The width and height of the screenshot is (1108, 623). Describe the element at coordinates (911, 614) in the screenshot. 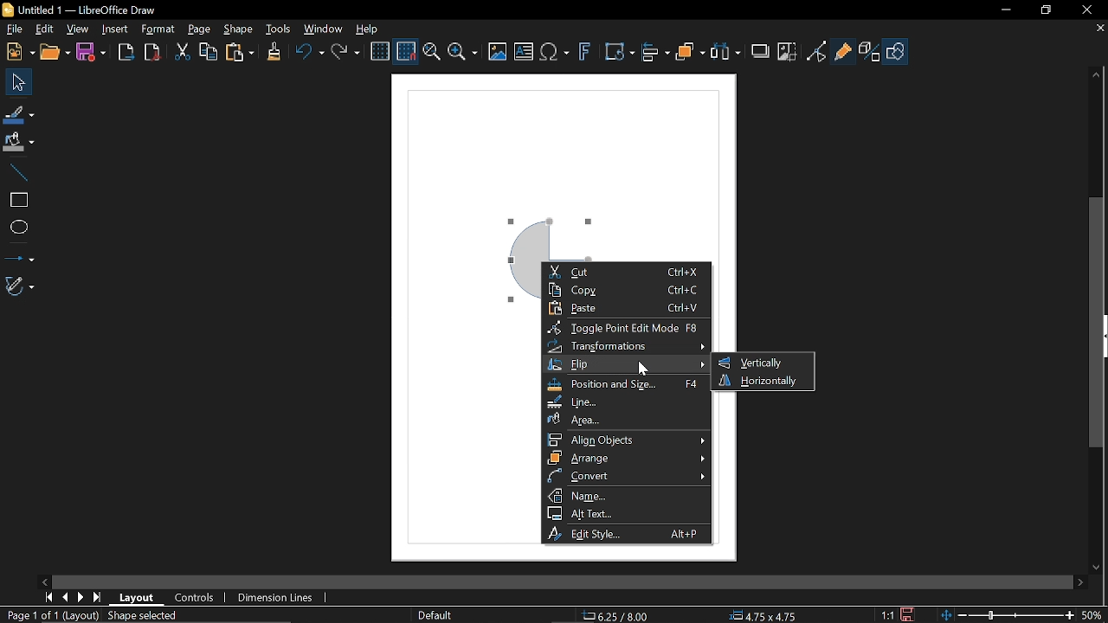

I see `Save` at that location.